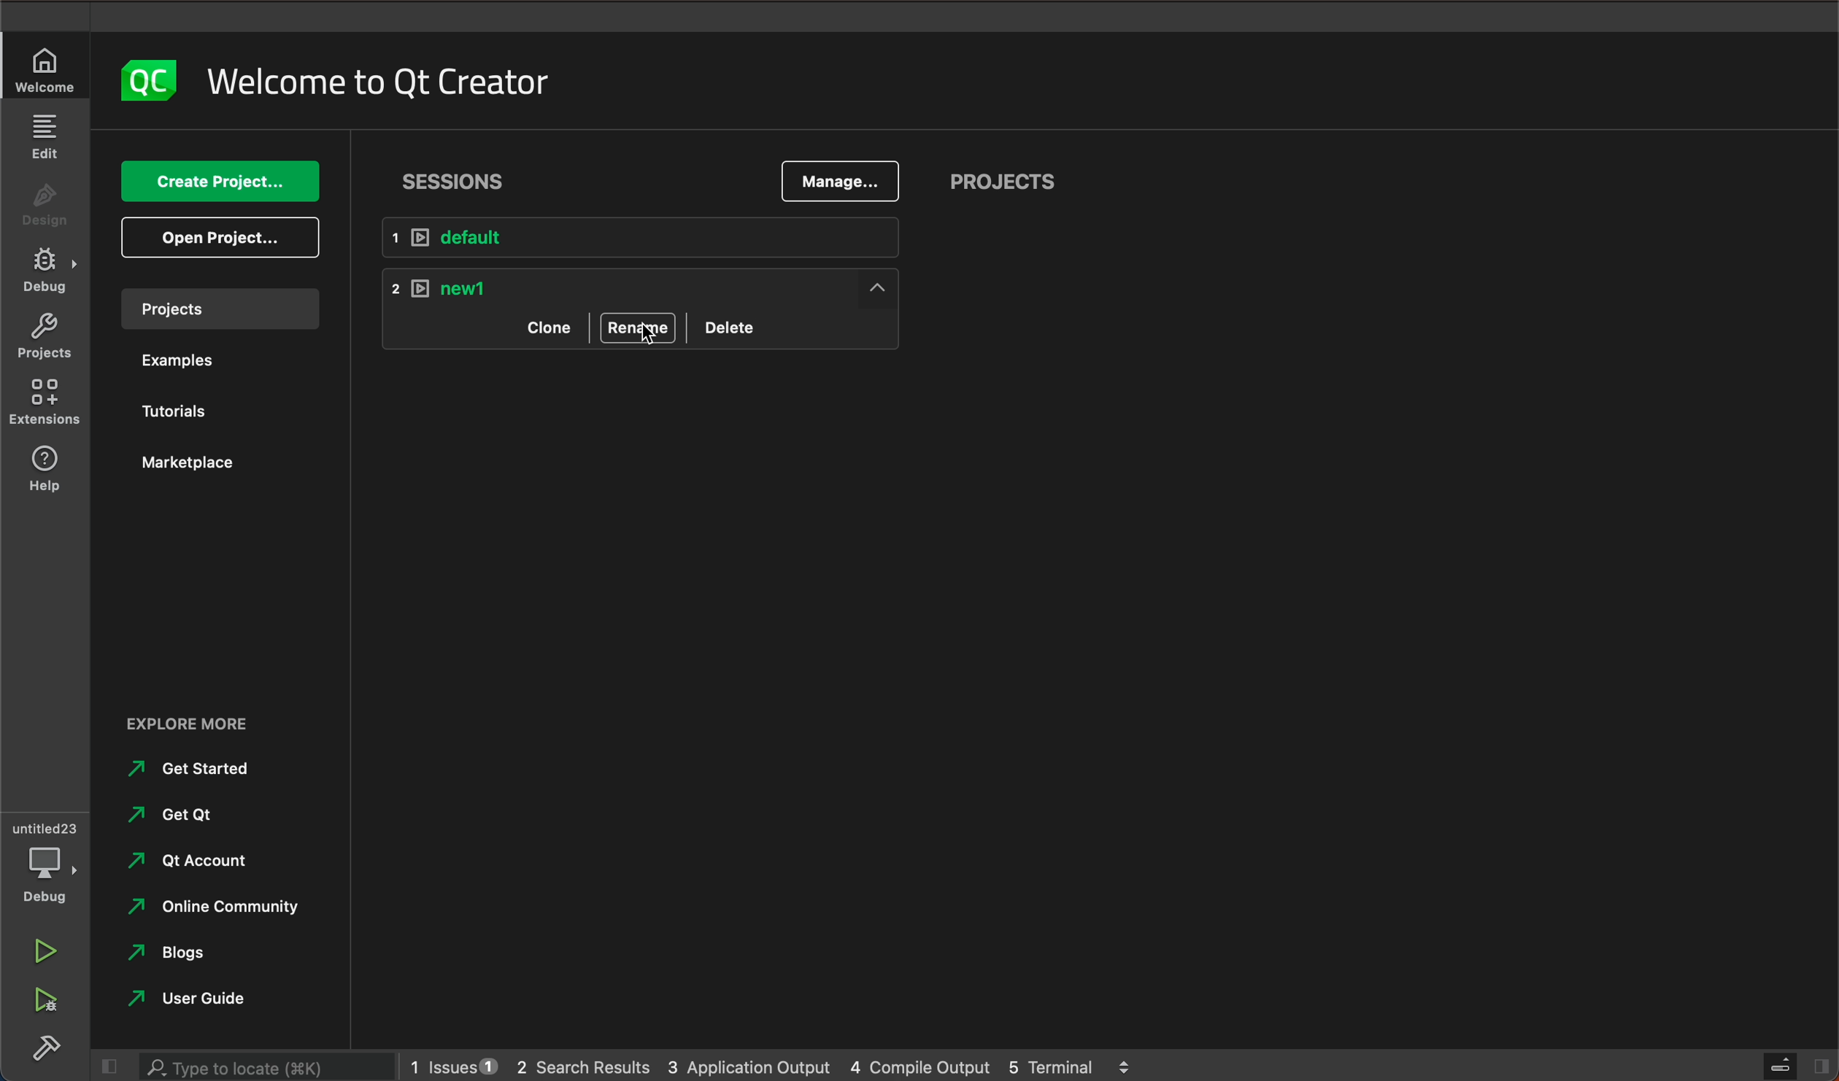 The height and width of the screenshot is (1081, 1839). I want to click on examples, so click(191, 361).